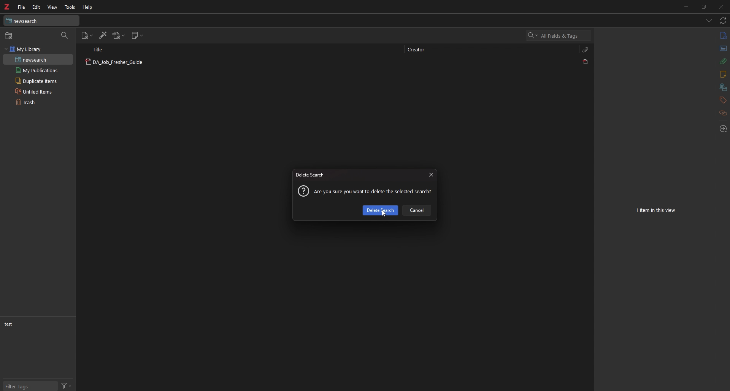 Image resolution: width=730 pixels, height=391 pixels. I want to click on Attachments, so click(722, 62).